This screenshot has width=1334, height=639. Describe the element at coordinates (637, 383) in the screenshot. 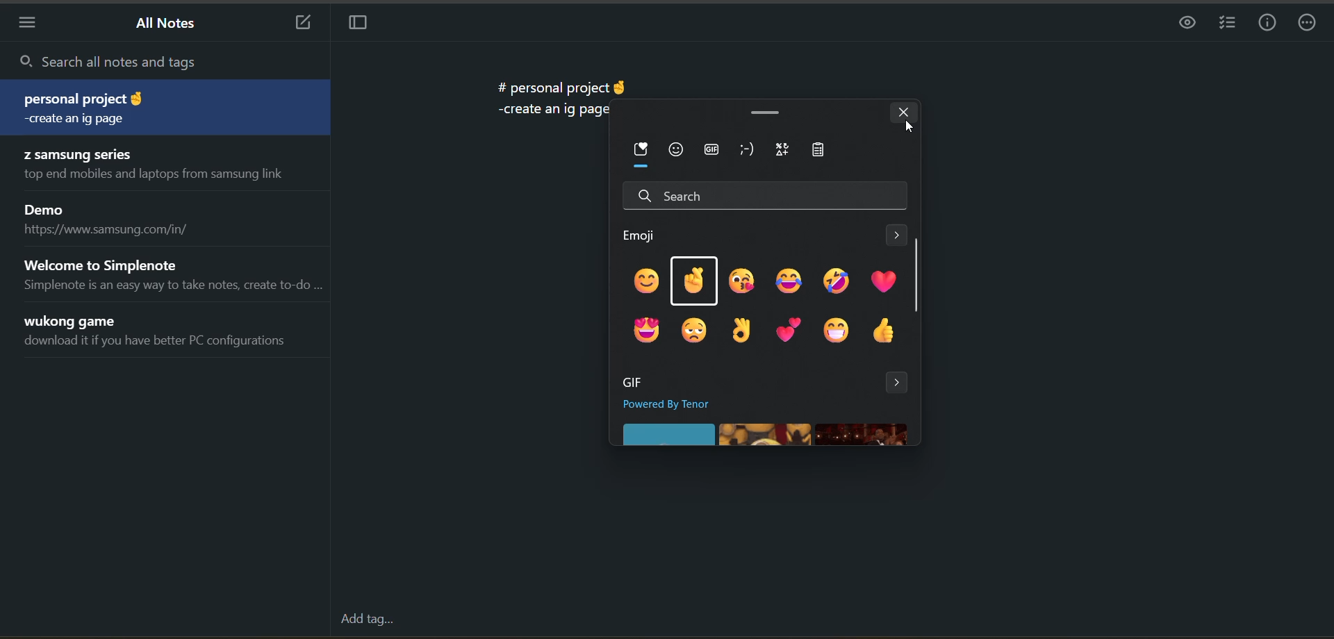

I see `gif` at that location.